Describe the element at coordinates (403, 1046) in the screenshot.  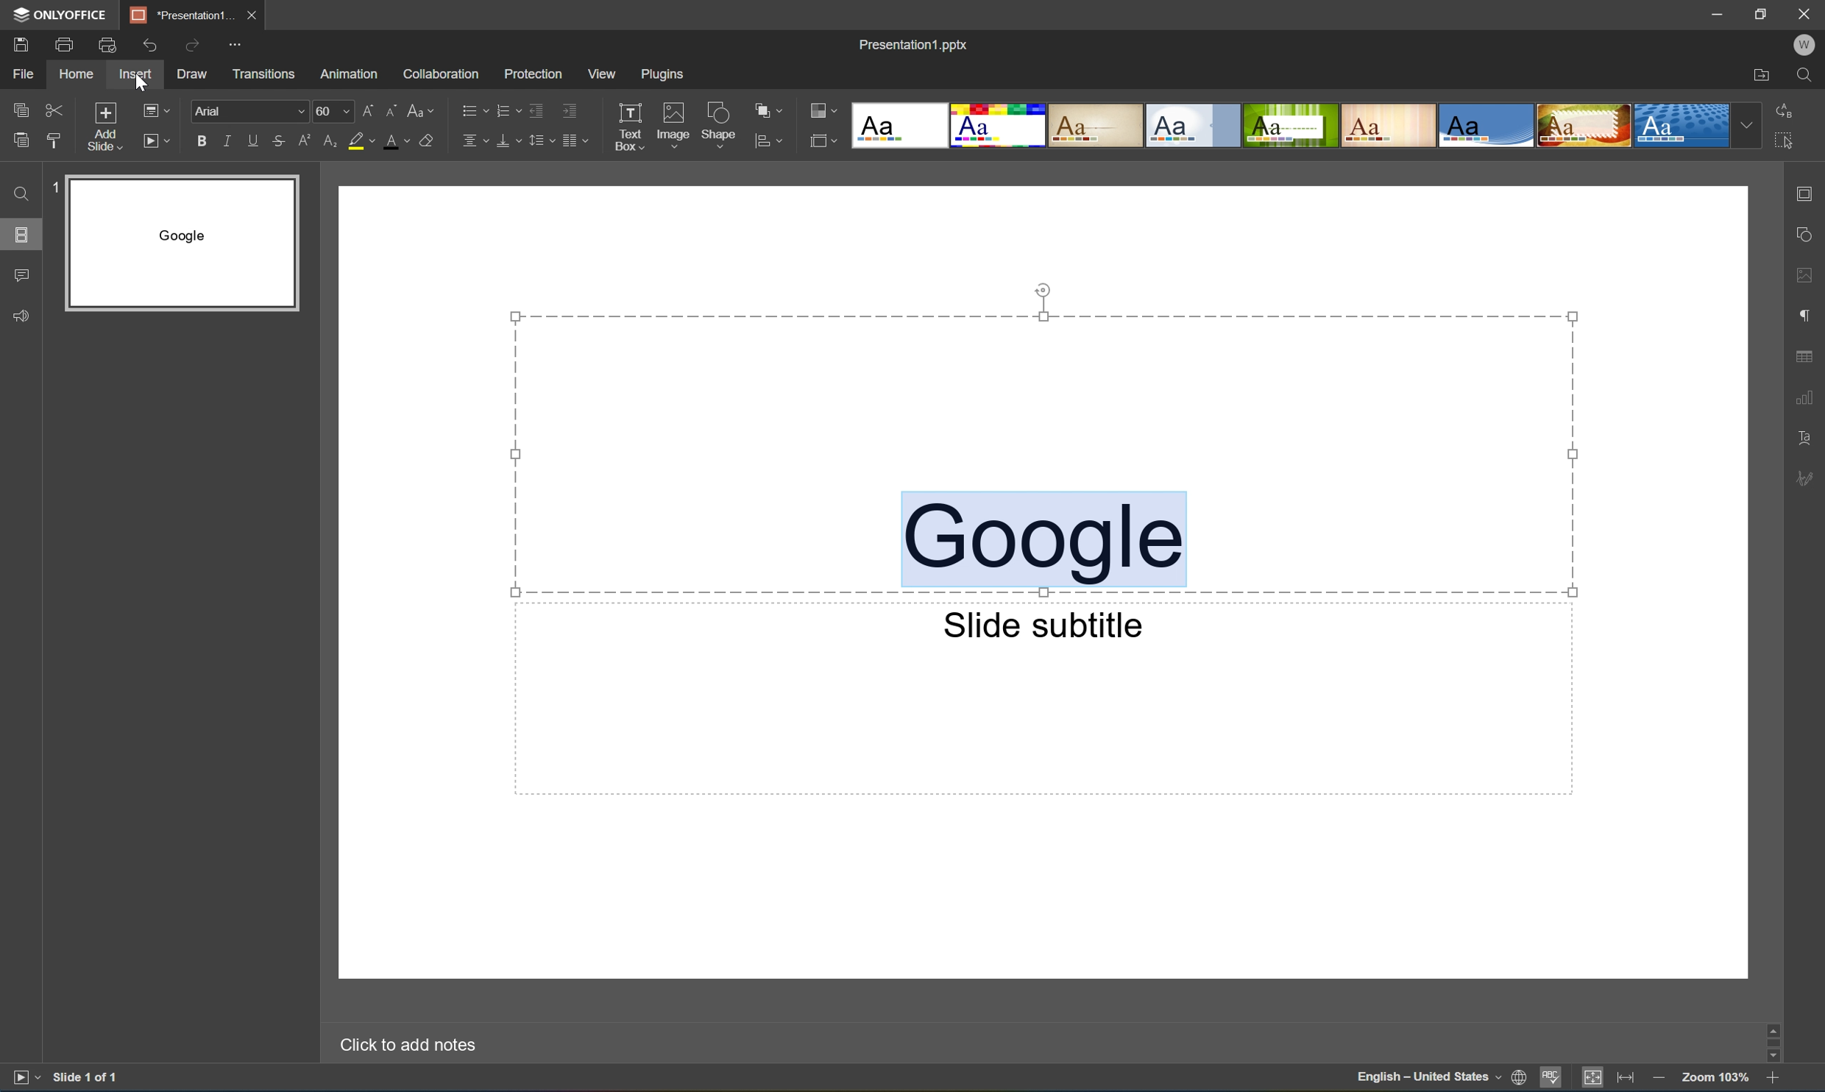
I see `Click to add notes` at that location.